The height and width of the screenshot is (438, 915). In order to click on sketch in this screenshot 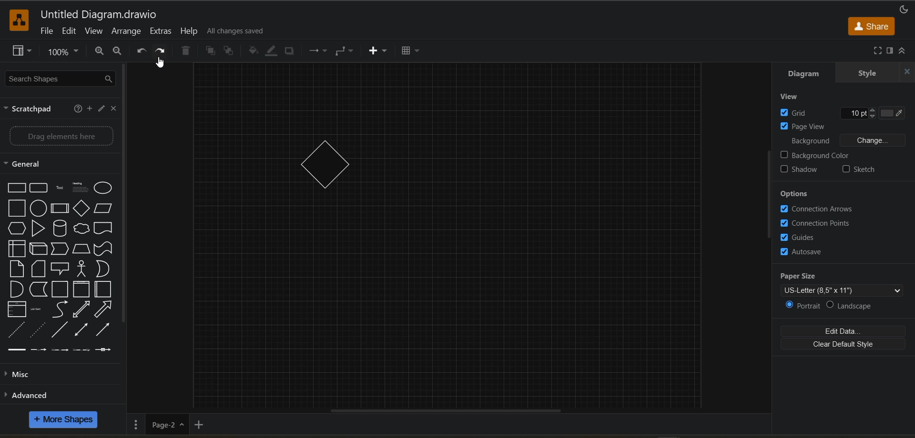, I will do `click(858, 169)`.